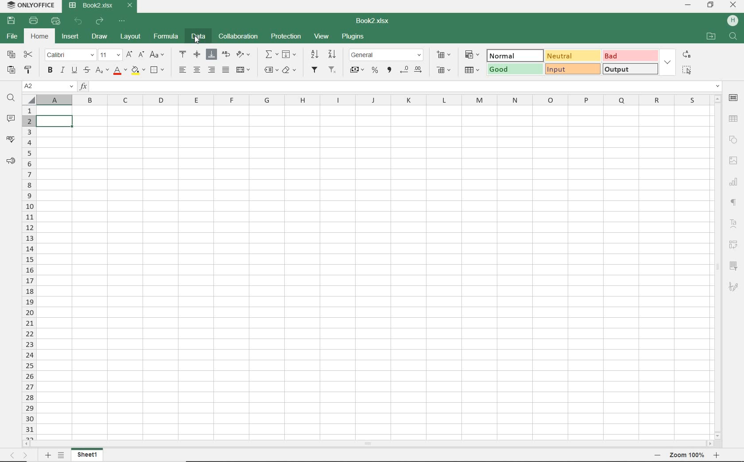 The width and height of the screenshot is (744, 462). I want to click on ACCOUNTING STYLE, so click(357, 71).